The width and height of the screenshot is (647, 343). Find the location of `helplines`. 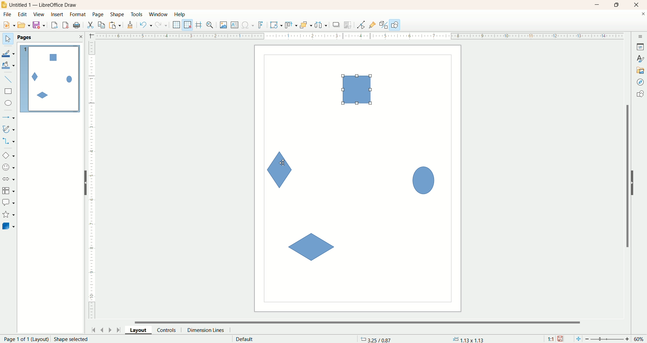

helplines is located at coordinates (200, 25).